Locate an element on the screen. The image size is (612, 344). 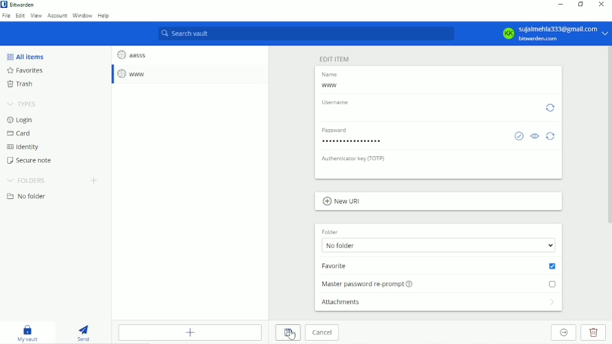
Create folder is located at coordinates (95, 180).